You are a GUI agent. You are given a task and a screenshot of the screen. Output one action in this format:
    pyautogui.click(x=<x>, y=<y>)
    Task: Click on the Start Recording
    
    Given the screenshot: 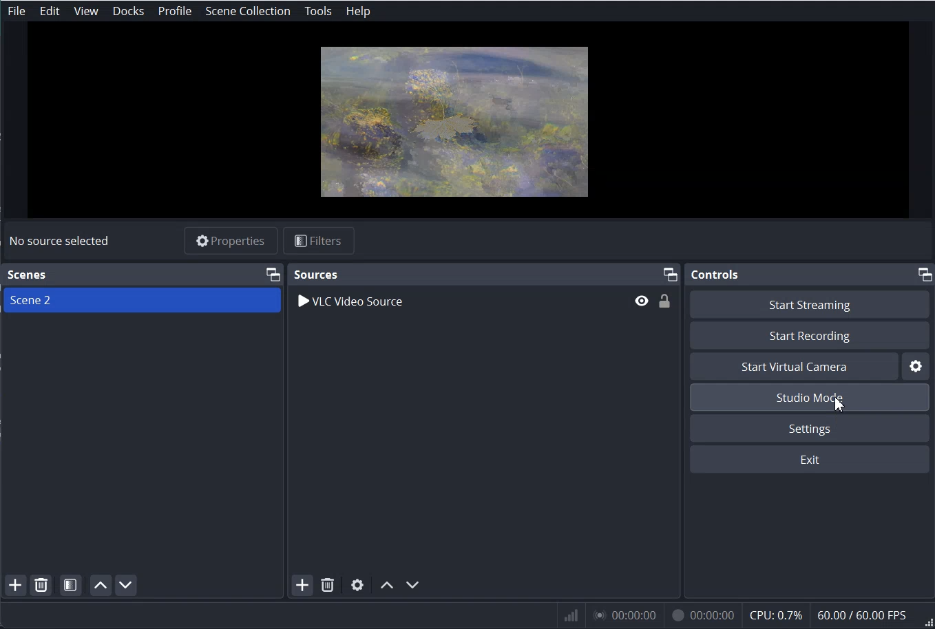 What is the action you would take?
    pyautogui.click(x=810, y=334)
    